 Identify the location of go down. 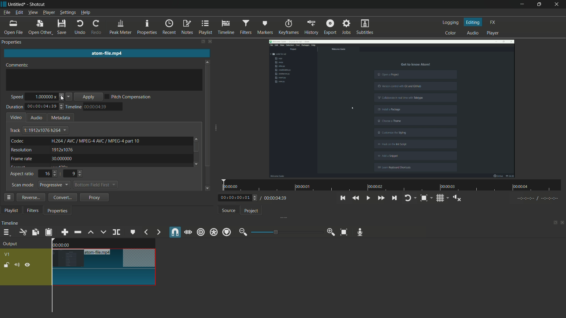
(208, 187).